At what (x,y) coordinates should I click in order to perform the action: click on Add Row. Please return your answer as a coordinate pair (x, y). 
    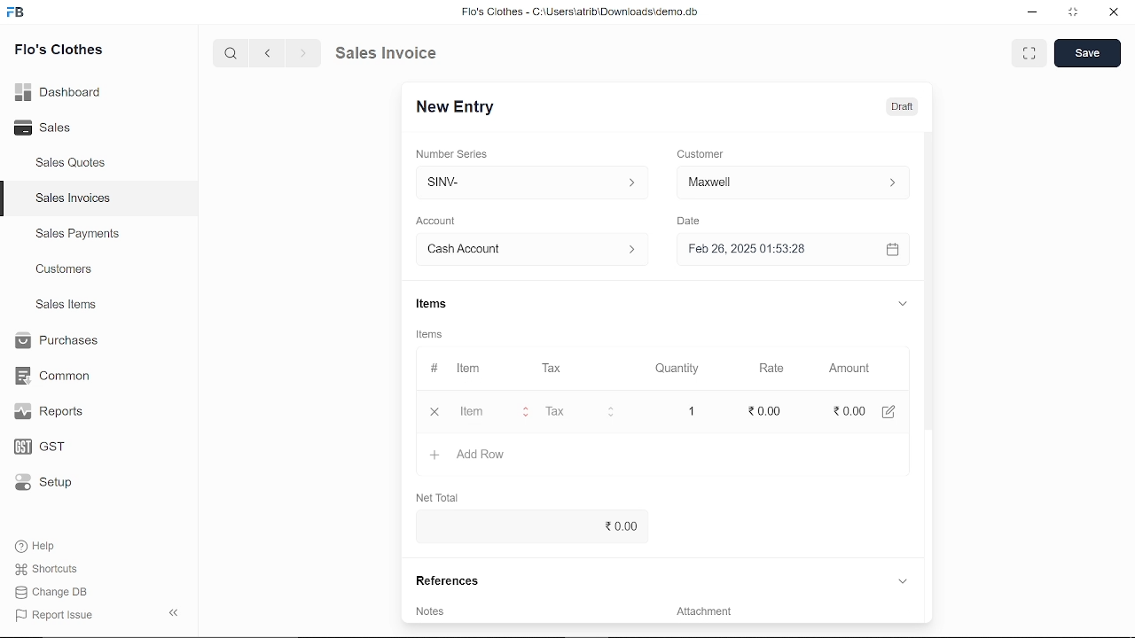
    Looking at the image, I should click on (469, 455).